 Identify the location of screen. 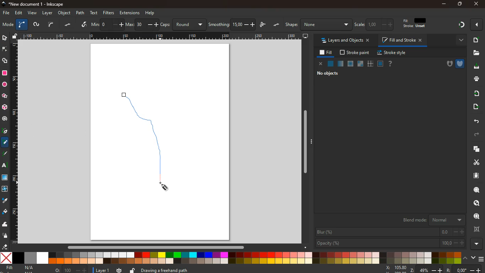
(7, 25).